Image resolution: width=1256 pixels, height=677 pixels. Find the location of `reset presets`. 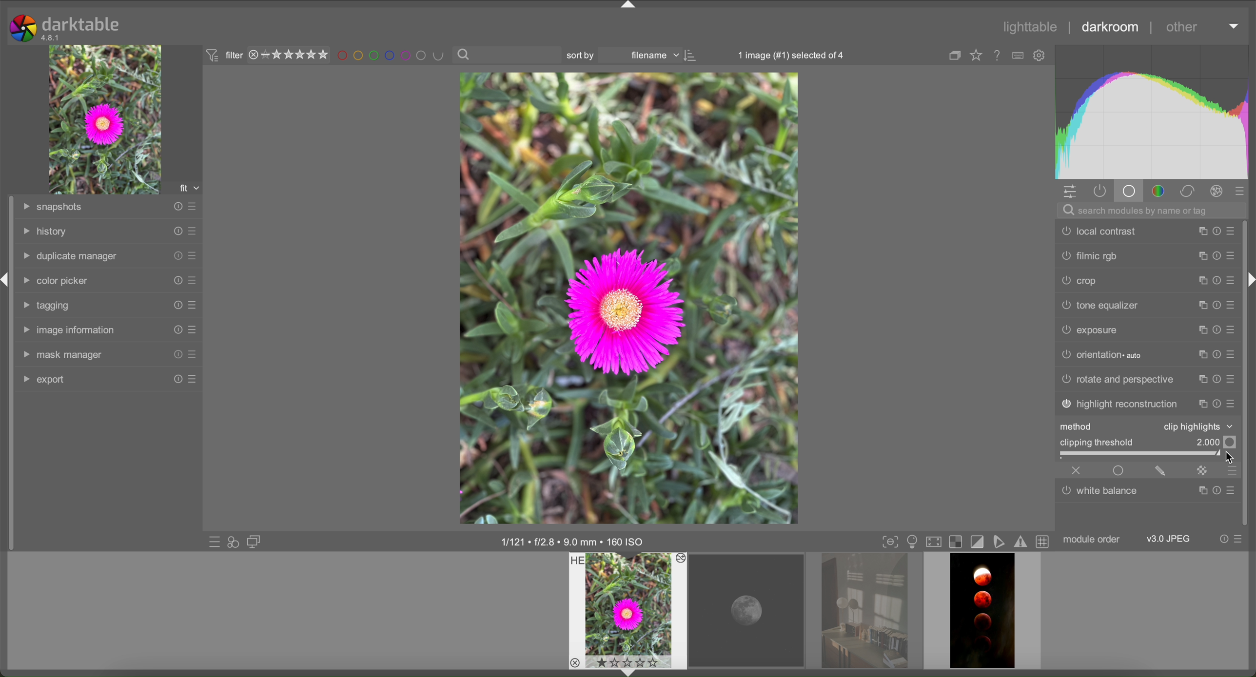

reset presets is located at coordinates (1215, 490).